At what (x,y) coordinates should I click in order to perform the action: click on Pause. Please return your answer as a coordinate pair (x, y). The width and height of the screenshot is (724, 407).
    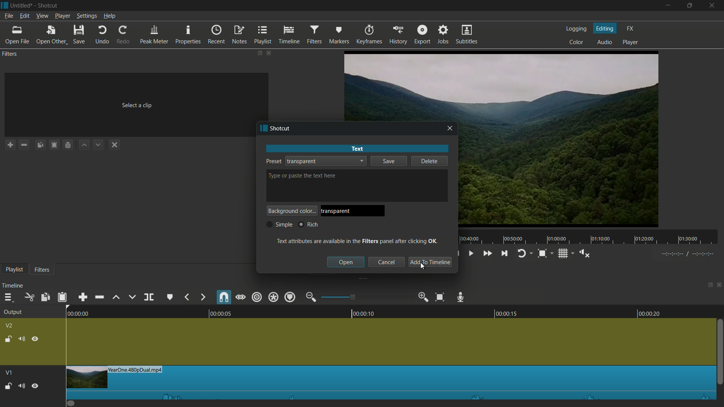
    Looking at the image, I should click on (35, 385).